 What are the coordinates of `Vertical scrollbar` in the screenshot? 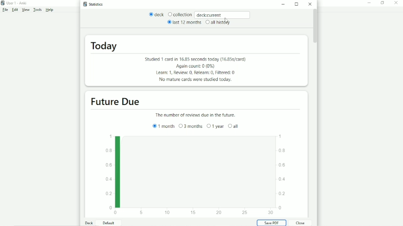 It's located at (315, 27).